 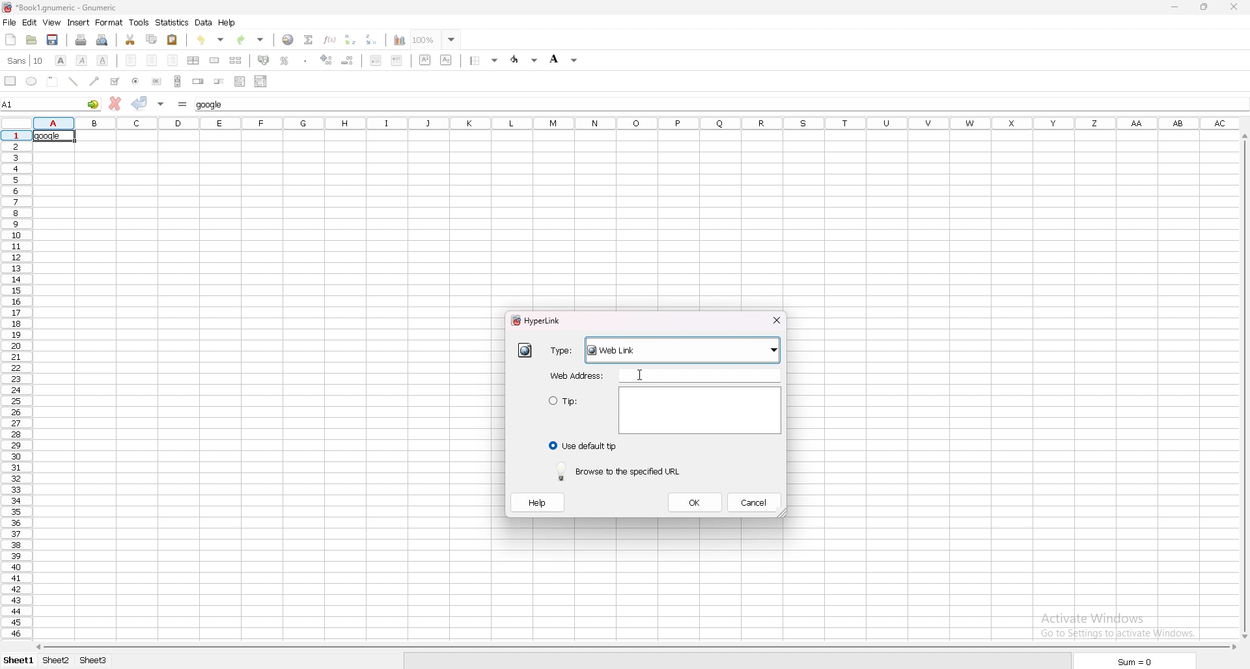 What do you see at coordinates (109, 22) in the screenshot?
I see `format` at bounding box center [109, 22].